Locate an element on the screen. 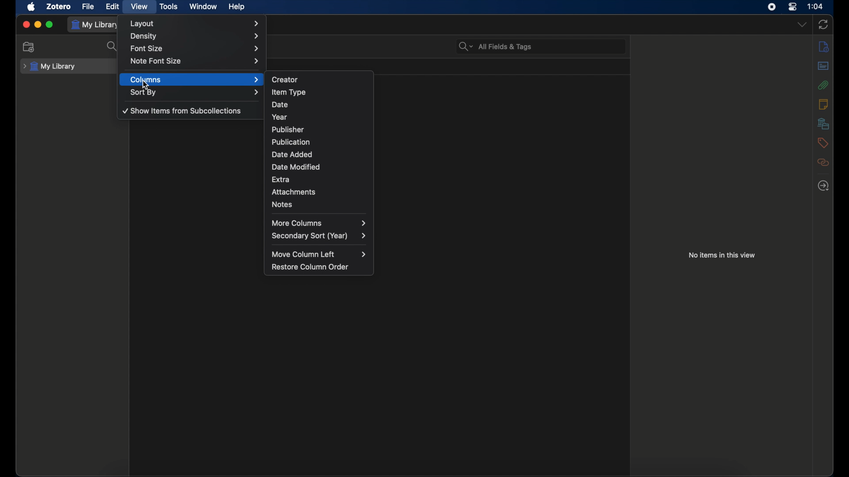  tags is located at coordinates (823, 143).